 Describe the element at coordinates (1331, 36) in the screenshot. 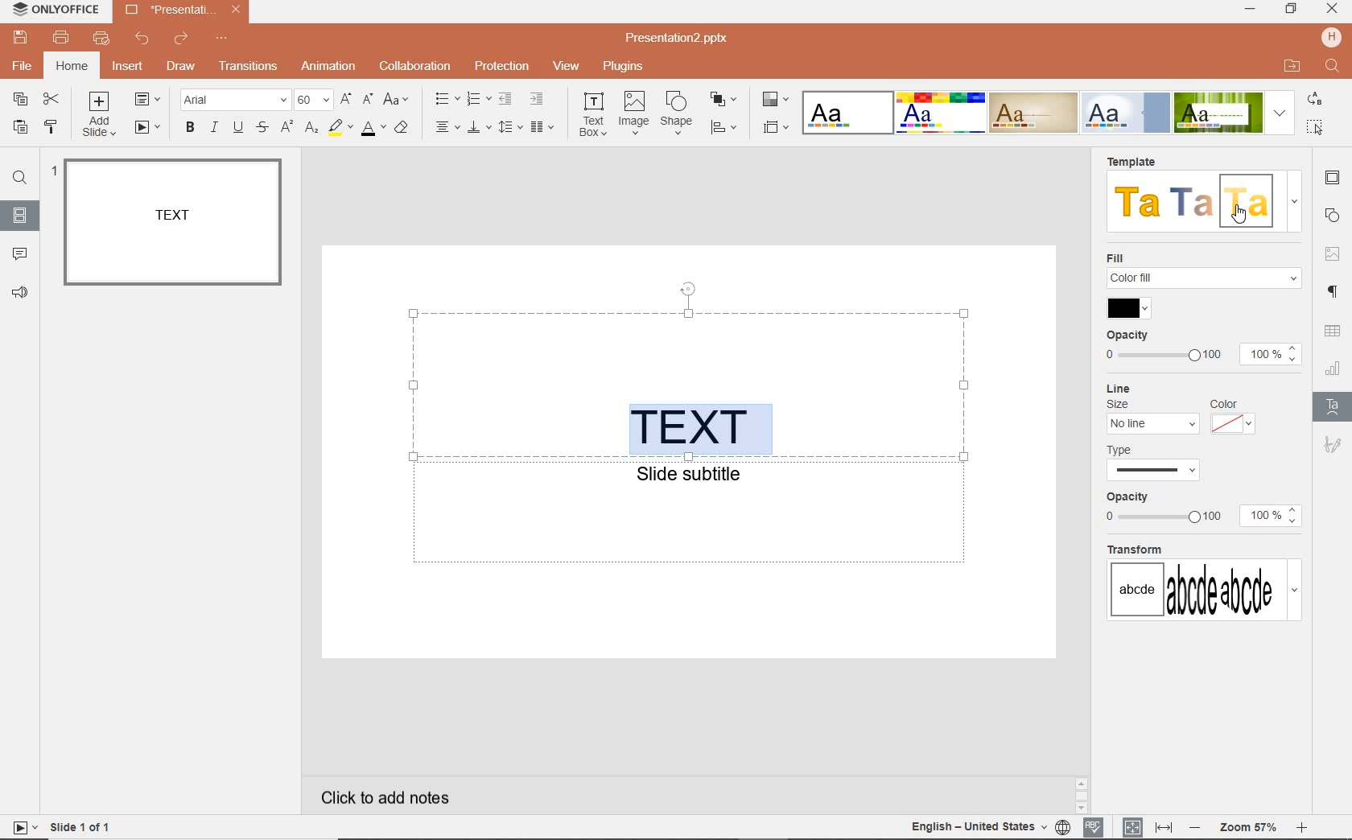

I see `hp` at that location.